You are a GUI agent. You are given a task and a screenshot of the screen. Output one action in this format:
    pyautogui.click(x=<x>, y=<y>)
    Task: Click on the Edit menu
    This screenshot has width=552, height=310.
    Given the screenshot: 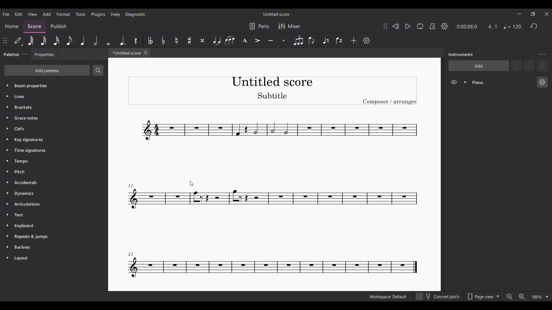 What is the action you would take?
    pyautogui.click(x=19, y=14)
    